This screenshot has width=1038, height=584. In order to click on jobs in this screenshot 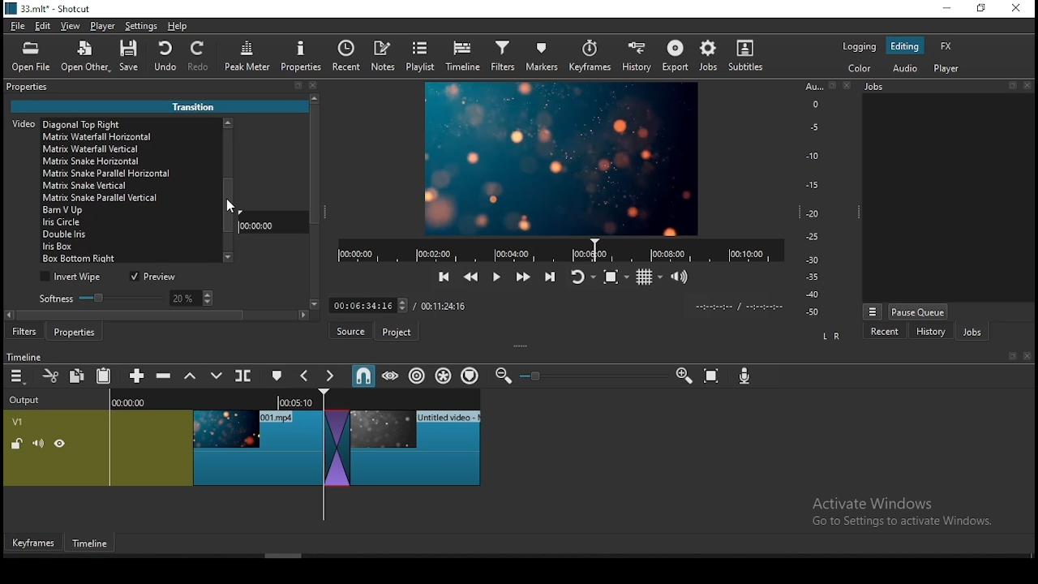, I will do `click(972, 333)`.